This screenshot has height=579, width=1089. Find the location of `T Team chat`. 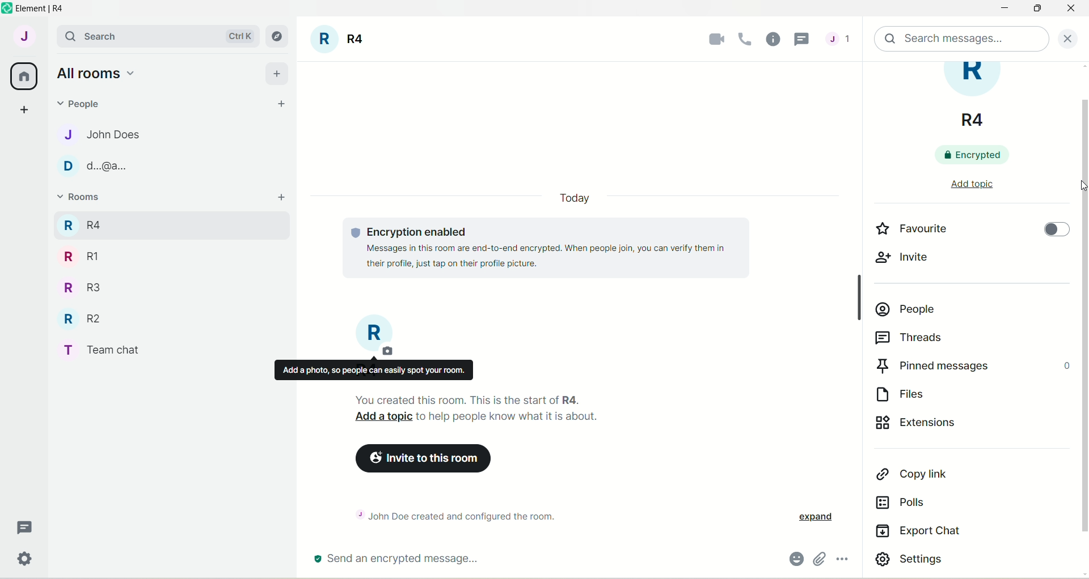

T Team chat is located at coordinates (108, 348).